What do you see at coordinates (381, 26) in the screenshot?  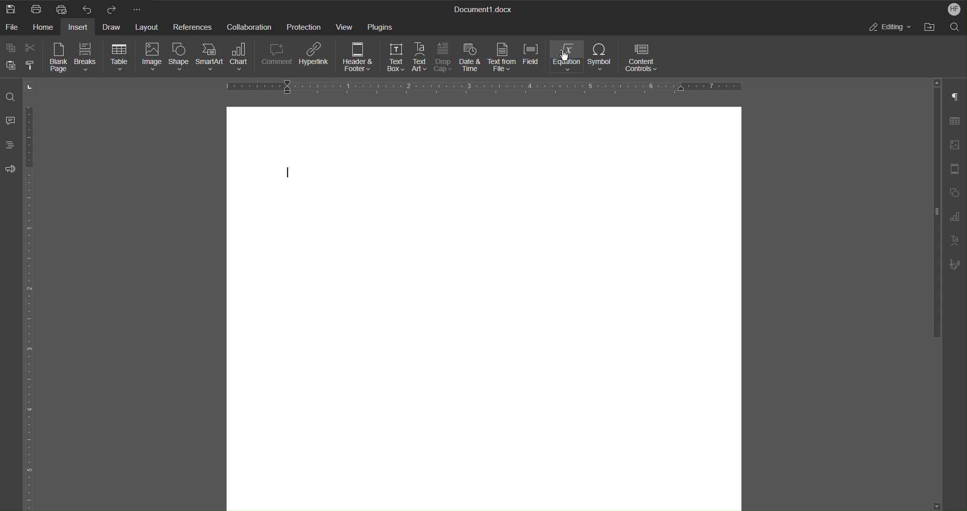 I see `Plugins` at bounding box center [381, 26].